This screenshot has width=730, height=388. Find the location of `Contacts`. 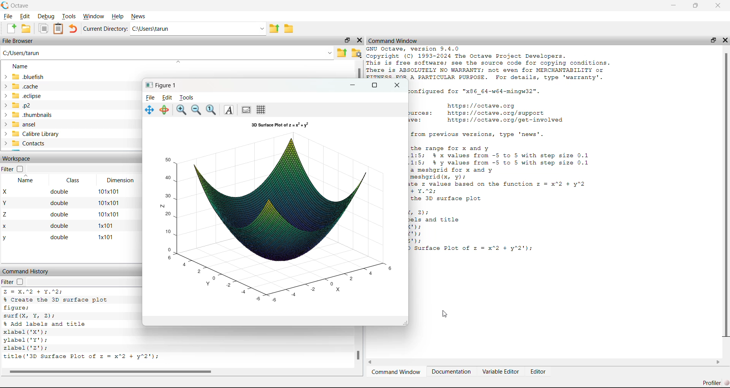

Contacts is located at coordinates (24, 144).